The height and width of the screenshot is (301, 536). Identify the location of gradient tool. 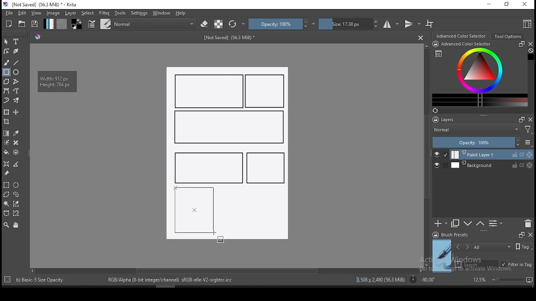
(7, 133).